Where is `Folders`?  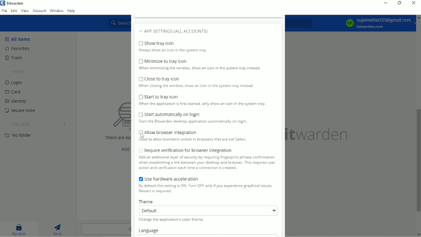
Folders is located at coordinates (19, 125).